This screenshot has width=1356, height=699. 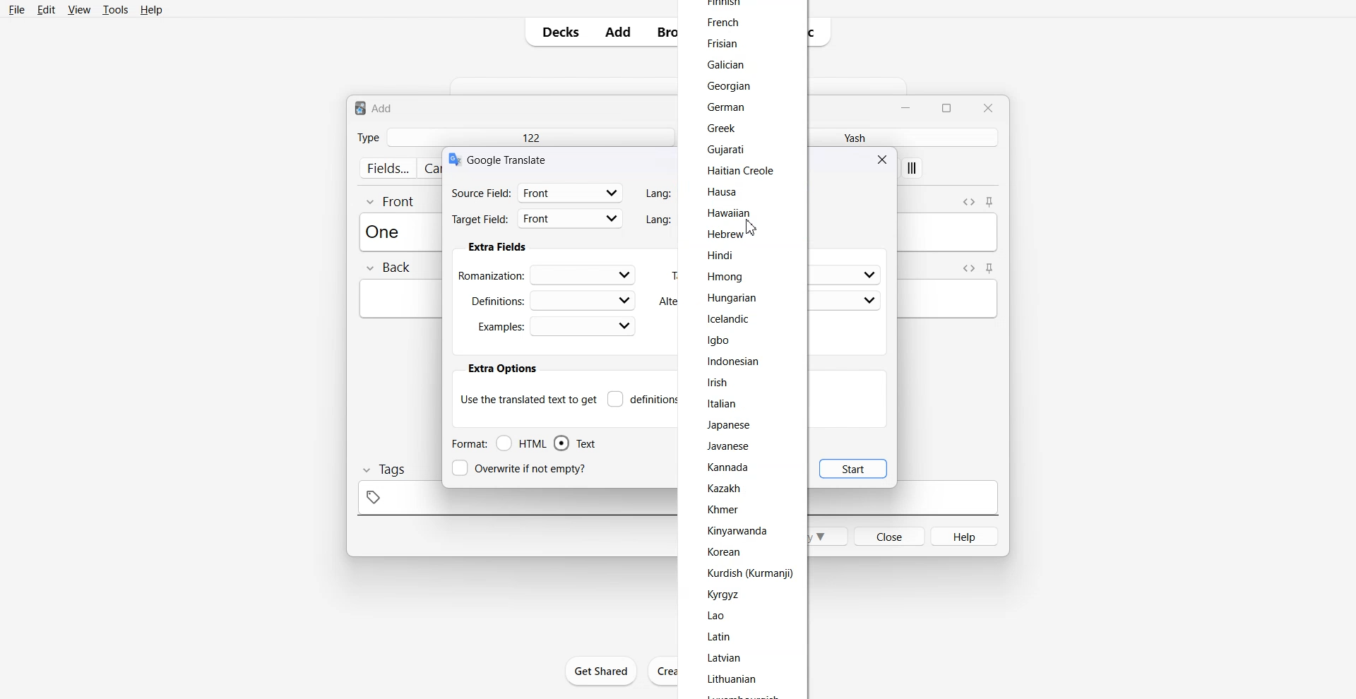 What do you see at coordinates (720, 616) in the screenshot?
I see `Lao` at bounding box center [720, 616].